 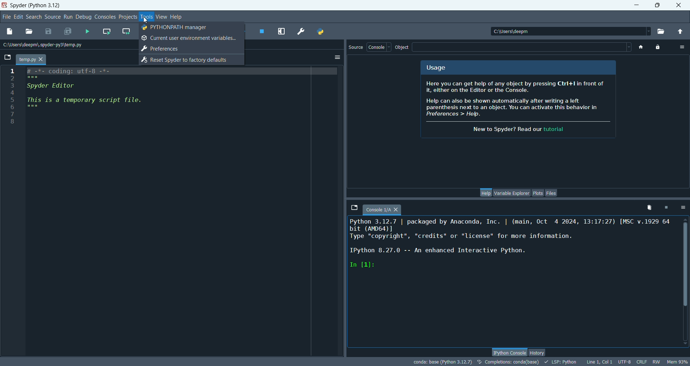 What do you see at coordinates (176, 28) in the screenshot?
I see `PYTHONPATH manager` at bounding box center [176, 28].